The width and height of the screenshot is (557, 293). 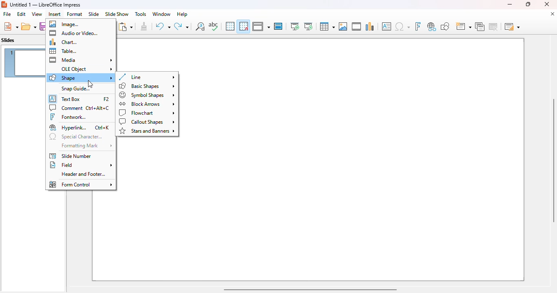 What do you see at coordinates (309, 289) in the screenshot?
I see `horizontal scroll bar` at bounding box center [309, 289].